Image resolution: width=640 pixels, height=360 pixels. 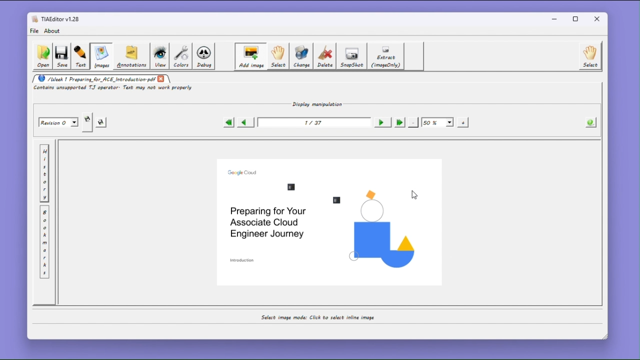 I want to click on Next page, so click(x=381, y=122).